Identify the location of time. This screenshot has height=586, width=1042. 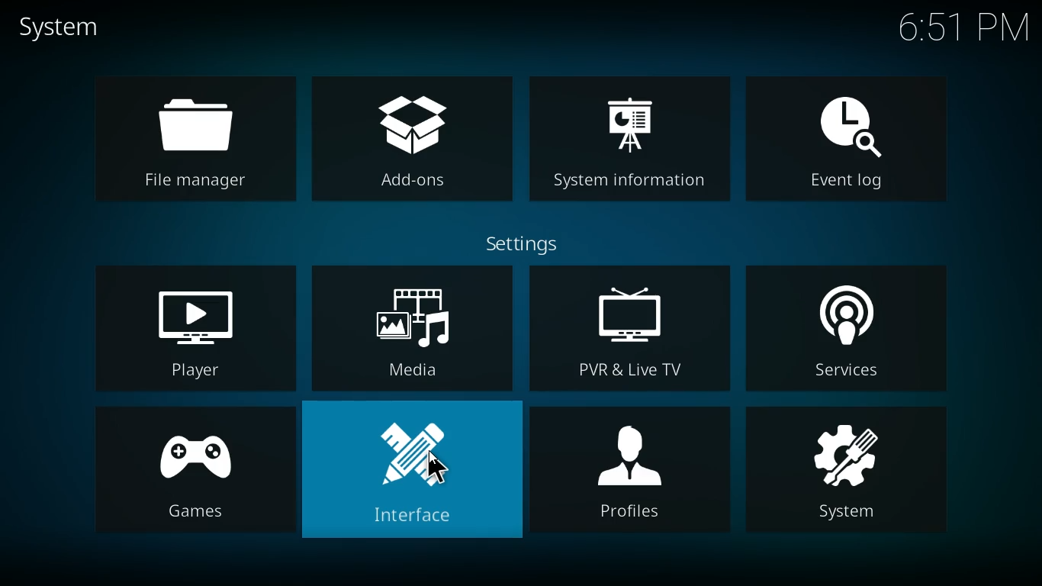
(958, 31).